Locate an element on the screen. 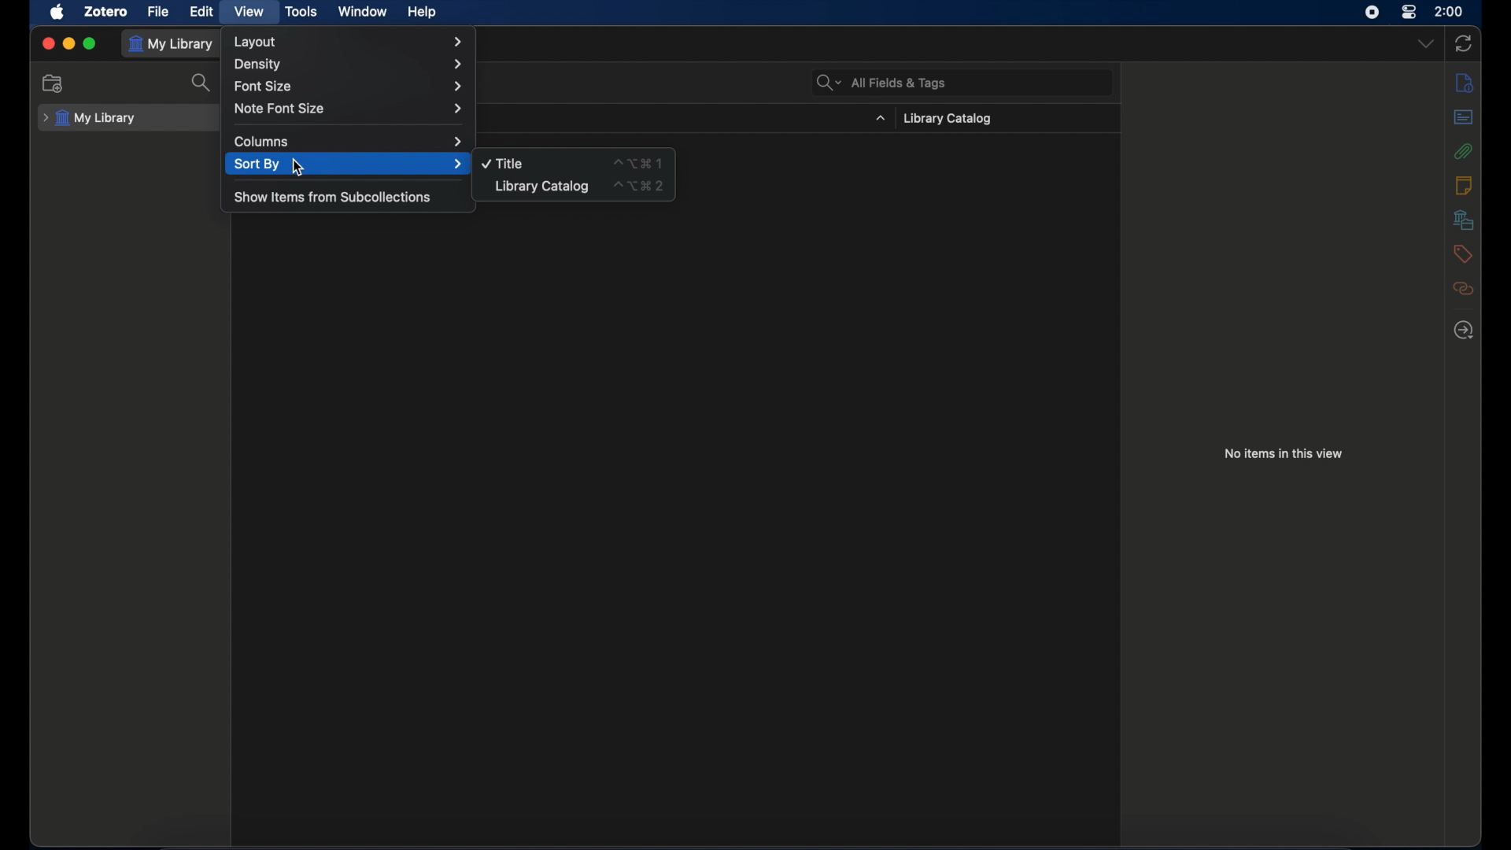  zotero is located at coordinates (107, 13).